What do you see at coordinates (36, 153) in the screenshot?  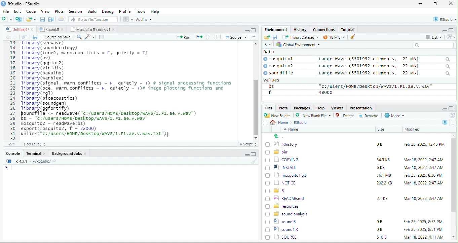 I see `Terminal` at bounding box center [36, 153].